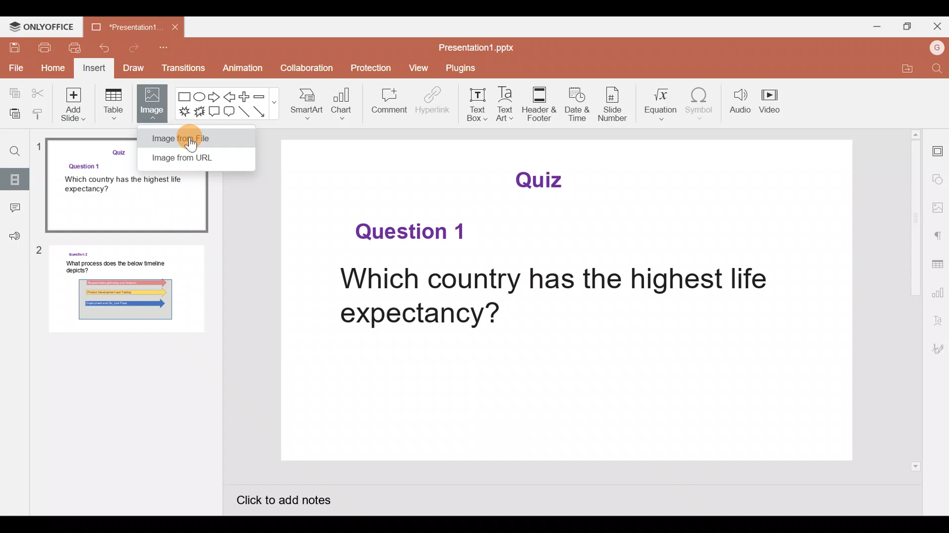 This screenshot has height=533, width=949. What do you see at coordinates (409, 232) in the screenshot?
I see `Question 1` at bounding box center [409, 232].